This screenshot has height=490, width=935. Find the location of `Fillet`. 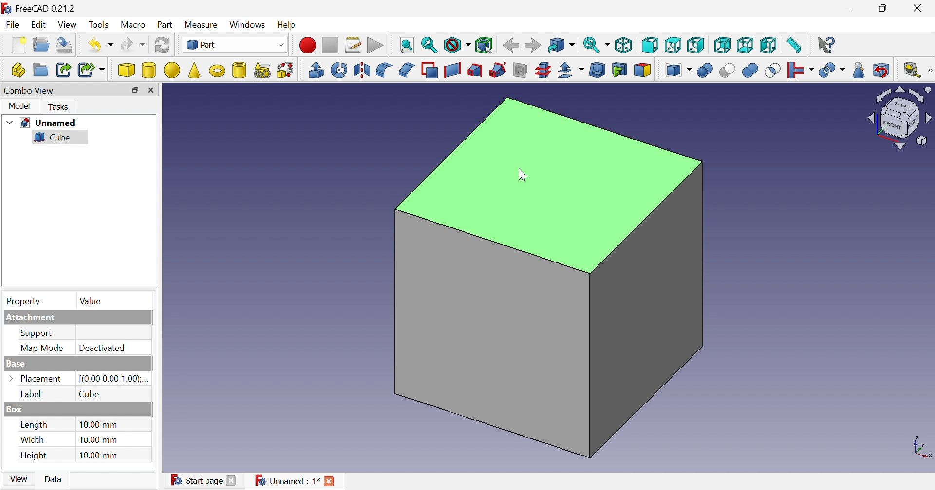

Fillet is located at coordinates (383, 70).